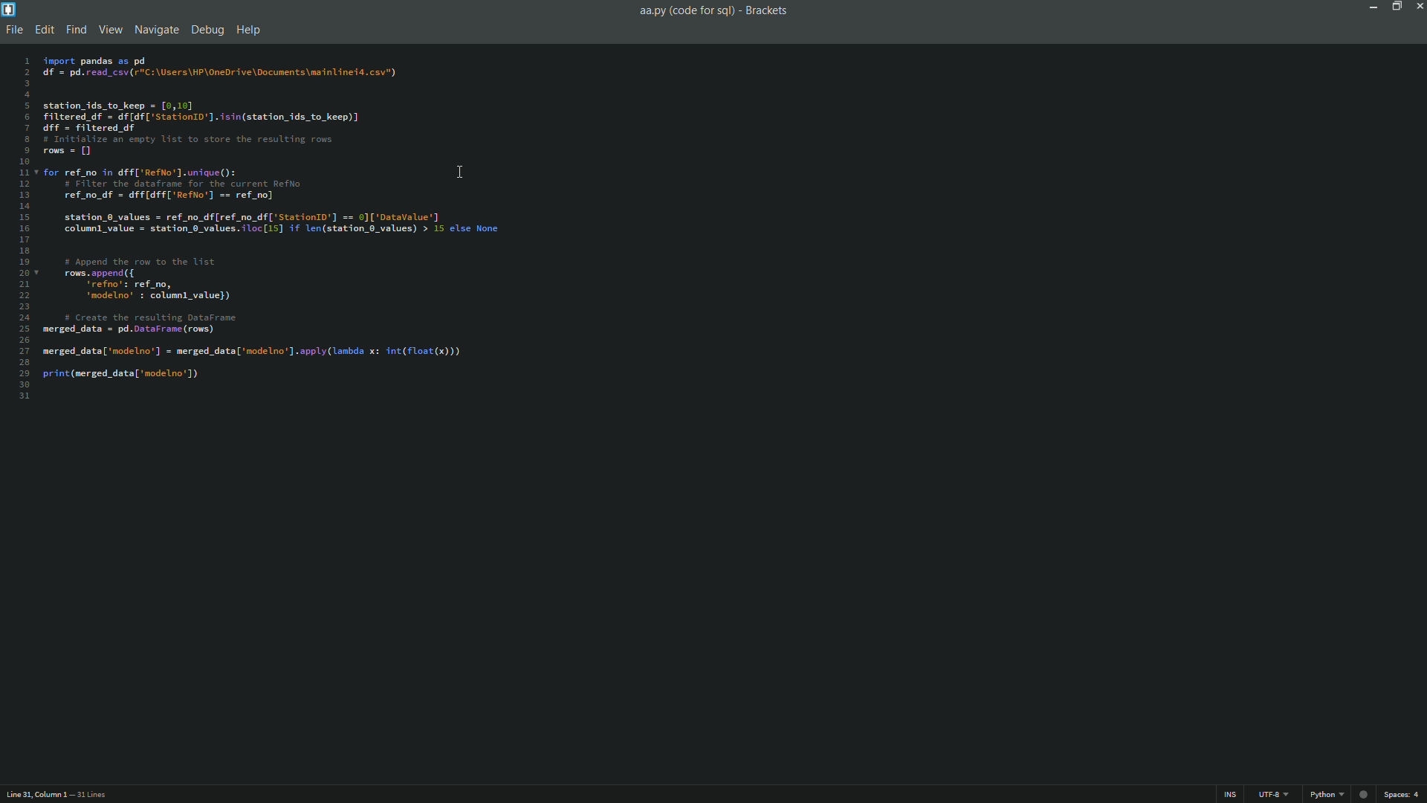 This screenshot has width=1427, height=803. I want to click on python, so click(1329, 793).